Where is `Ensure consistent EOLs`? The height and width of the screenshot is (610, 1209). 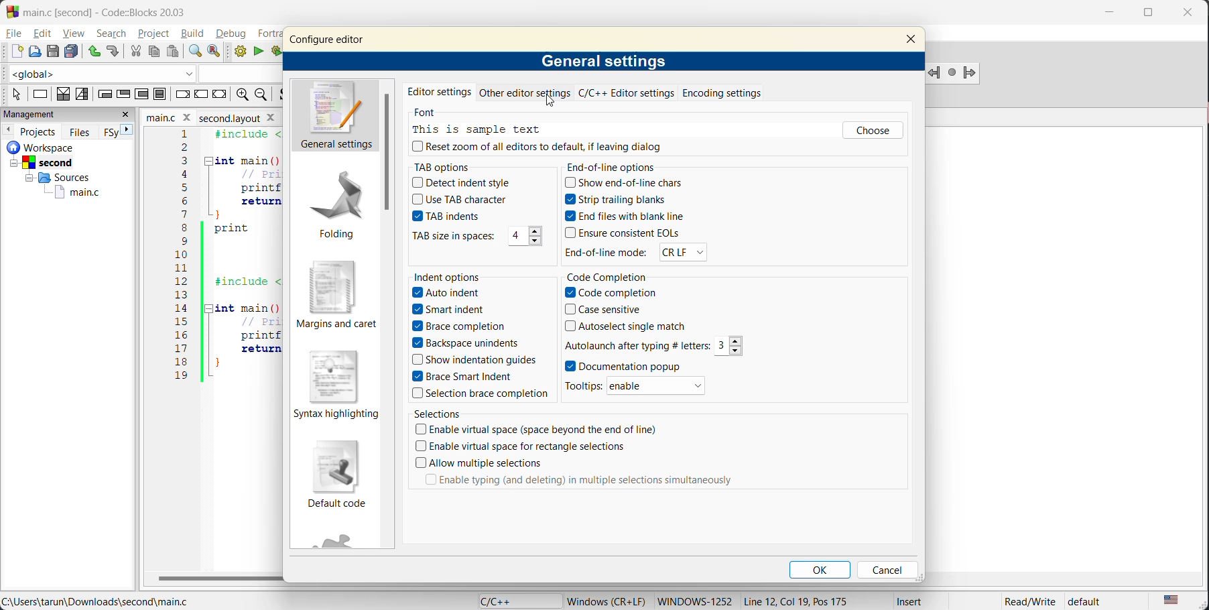
Ensure consistent EOLs is located at coordinates (627, 233).